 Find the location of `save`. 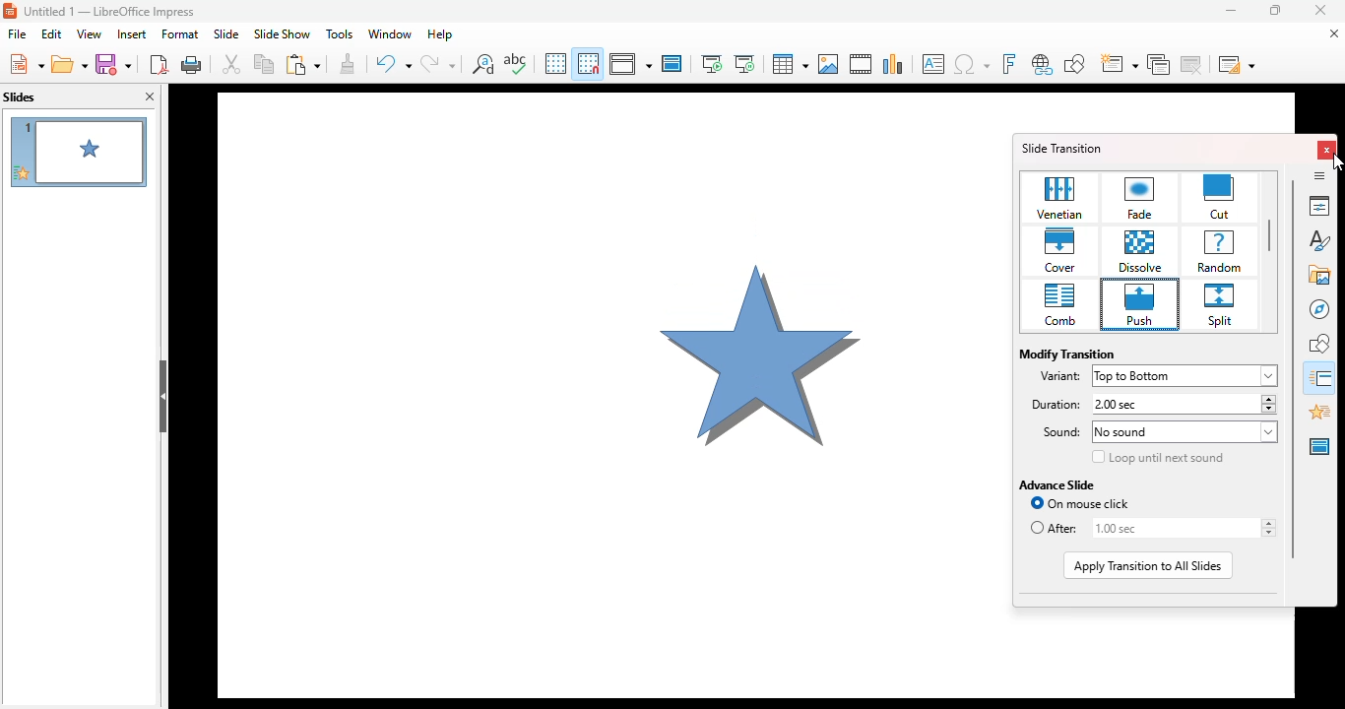

save is located at coordinates (113, 64).